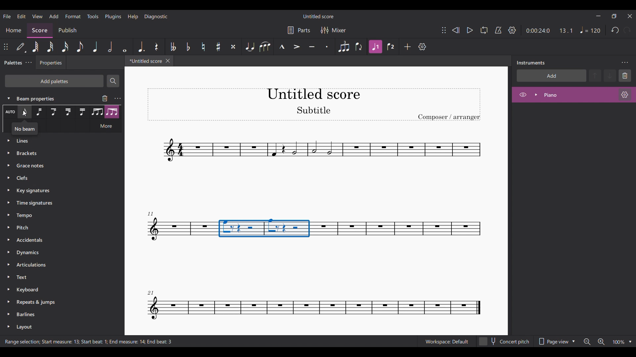  I want to click on Delete, so click(625, 76).